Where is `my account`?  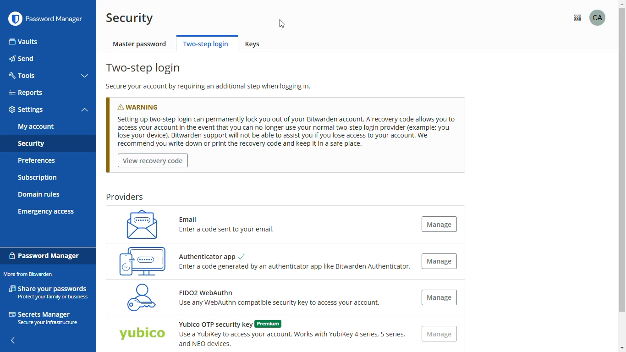 my account is located at coordinates (36, 126).